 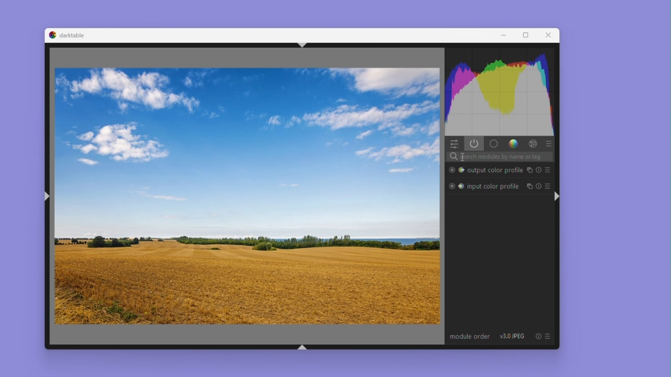 What do you see at coordinates (529, 36) in the screenshot?
I see `Maximize` at bounding box center [529, 36].